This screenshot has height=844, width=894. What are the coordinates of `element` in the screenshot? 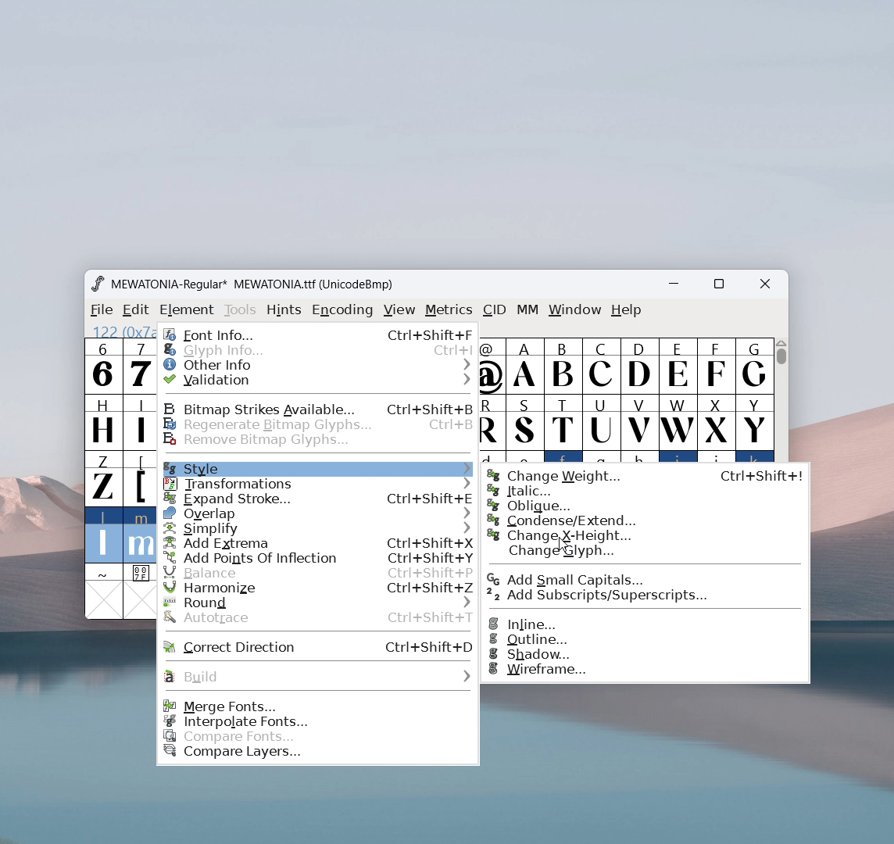 It's located at (187, 310).